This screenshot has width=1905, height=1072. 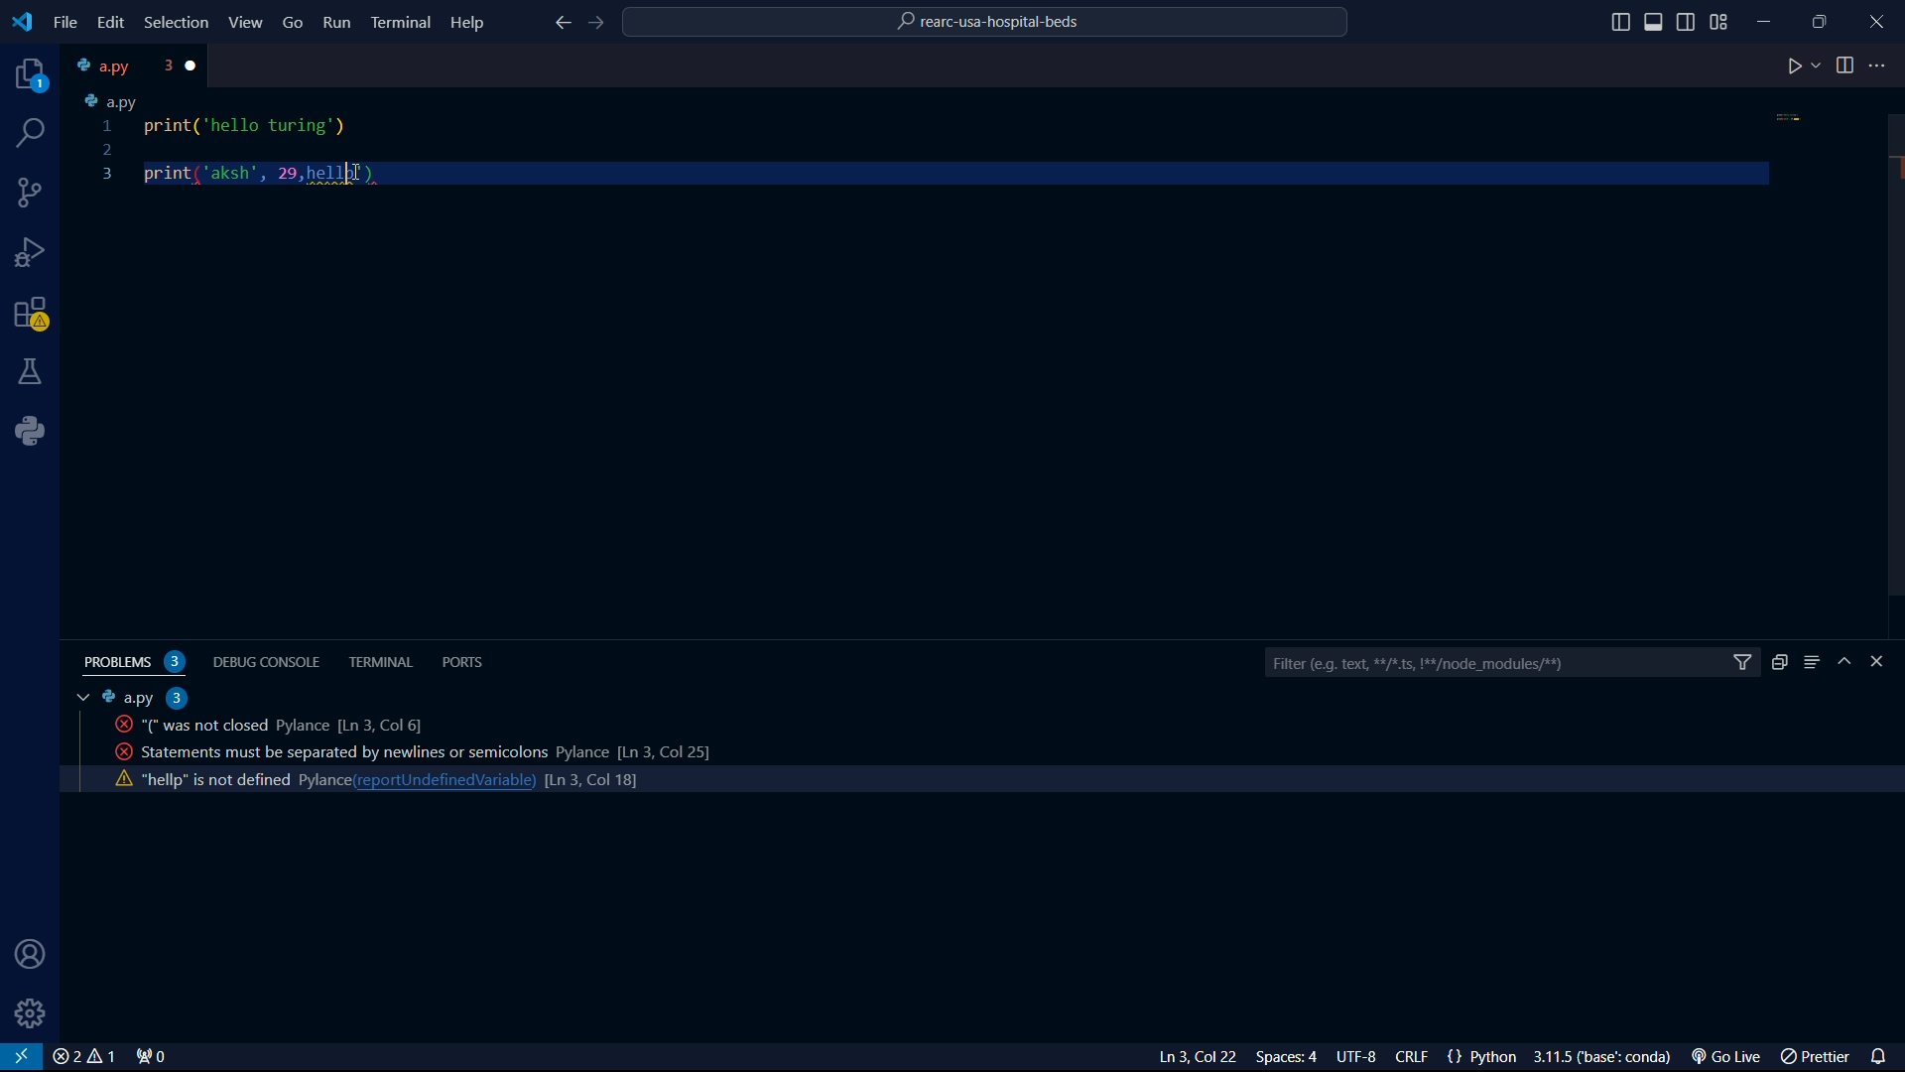 What do you see at coordinates (1818, 1058) in the screenshot?
I see `prettier` at bounding box center [1818, 1058].